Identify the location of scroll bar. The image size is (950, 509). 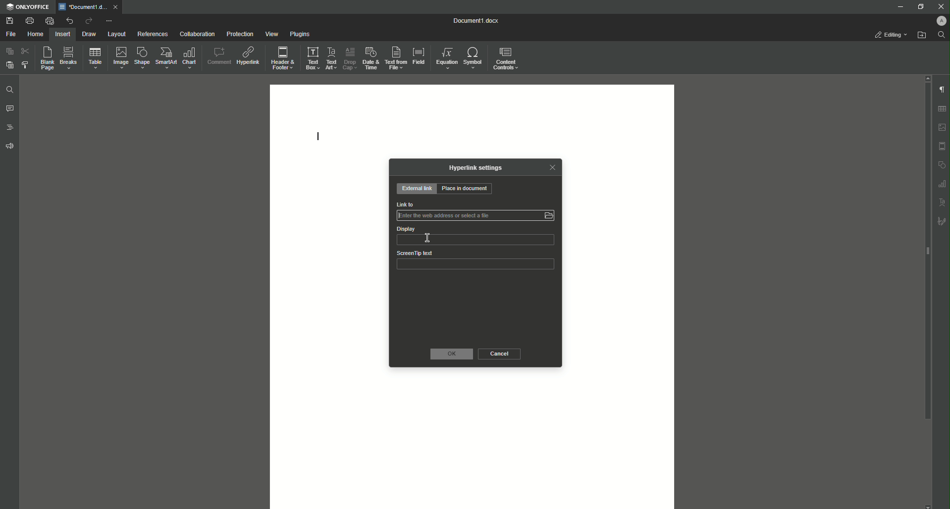
(927, 251).